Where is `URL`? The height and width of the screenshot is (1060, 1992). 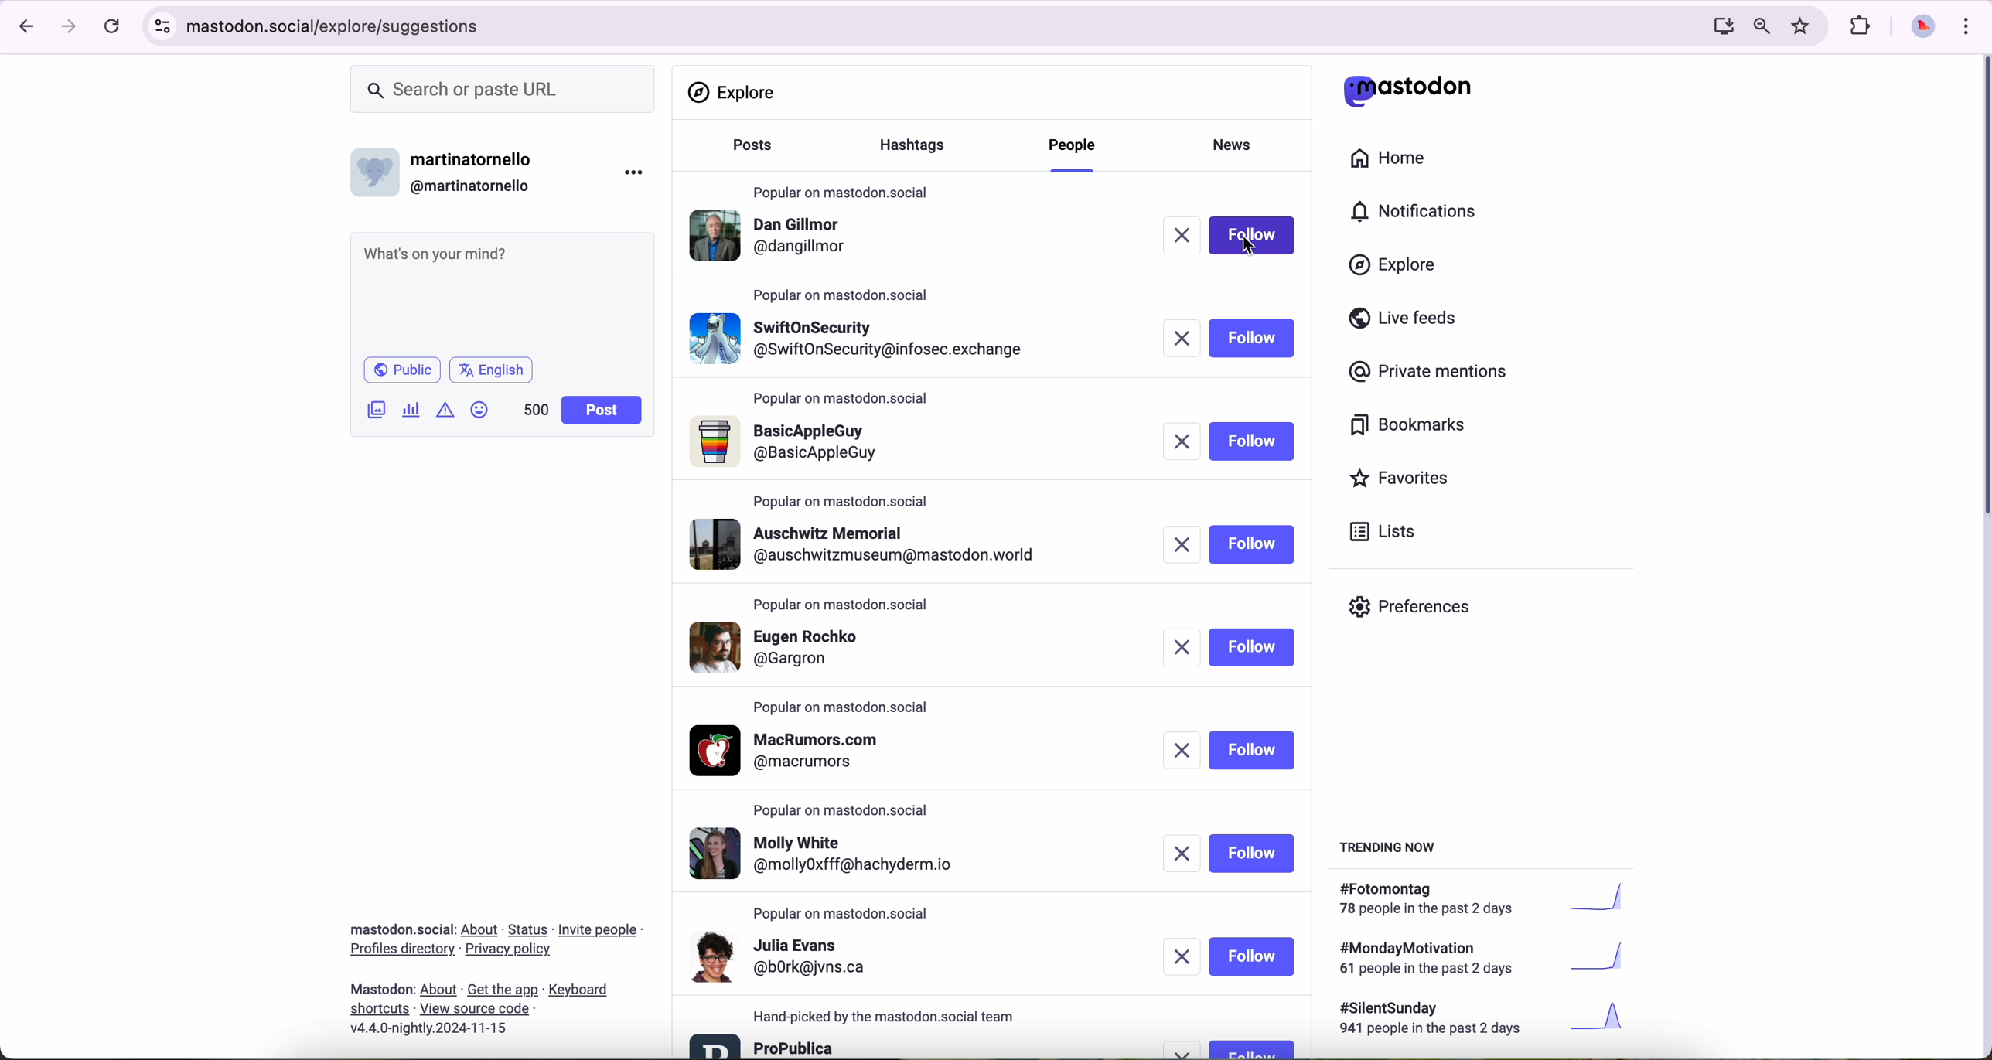 URL is located at coordinates (339, 24).